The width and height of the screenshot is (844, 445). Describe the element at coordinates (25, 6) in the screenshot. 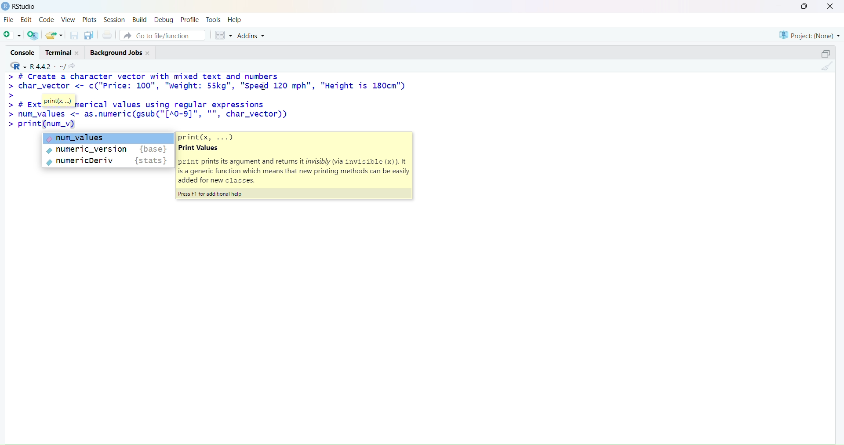

I see `RStudio` at that location.